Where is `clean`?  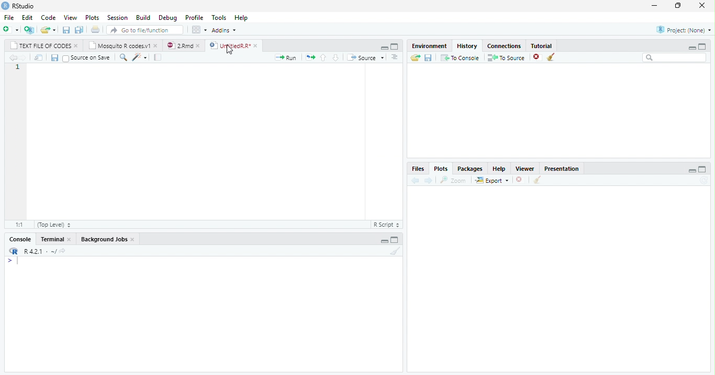 clean is located at coordinates (539, 180).